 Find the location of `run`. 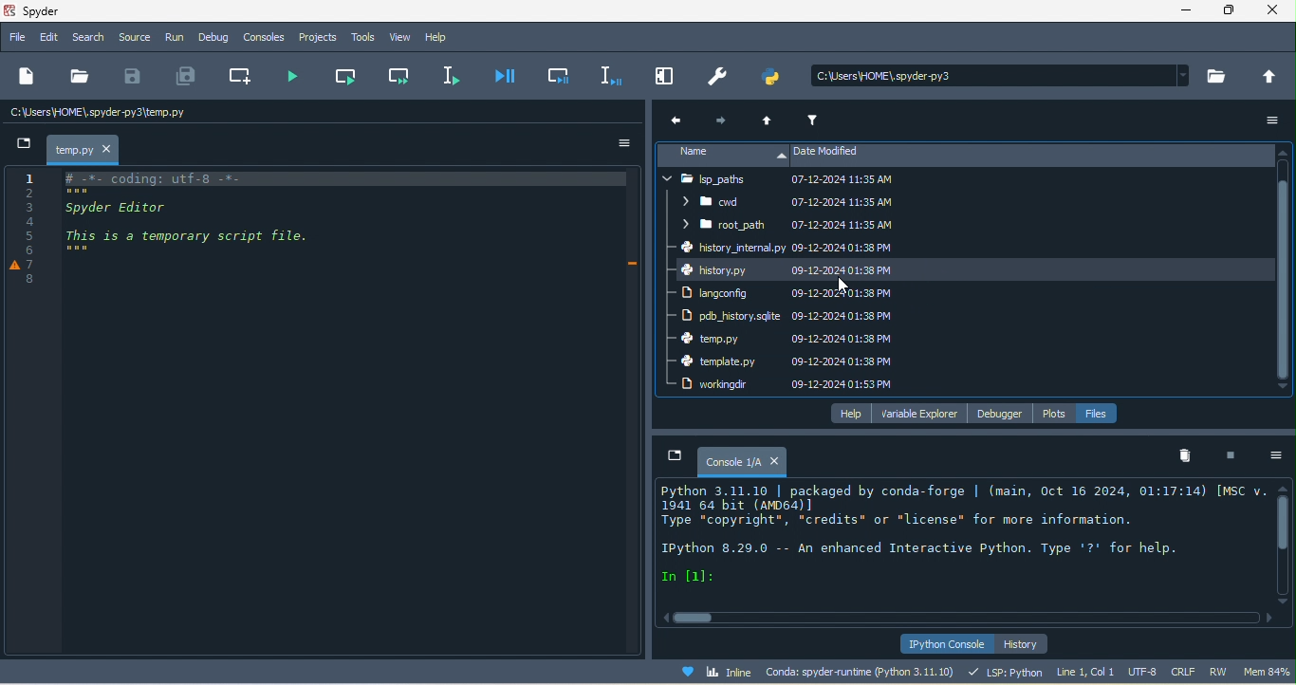

run is located at coordinates (172, 36).